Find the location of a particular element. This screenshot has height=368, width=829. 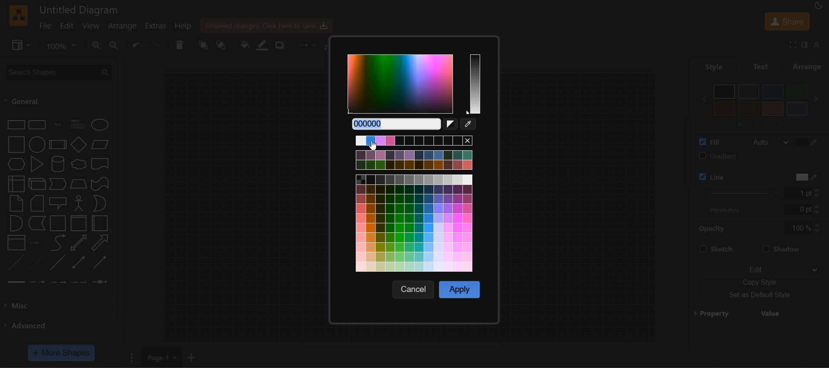

color is located at coordinates (809, 141).